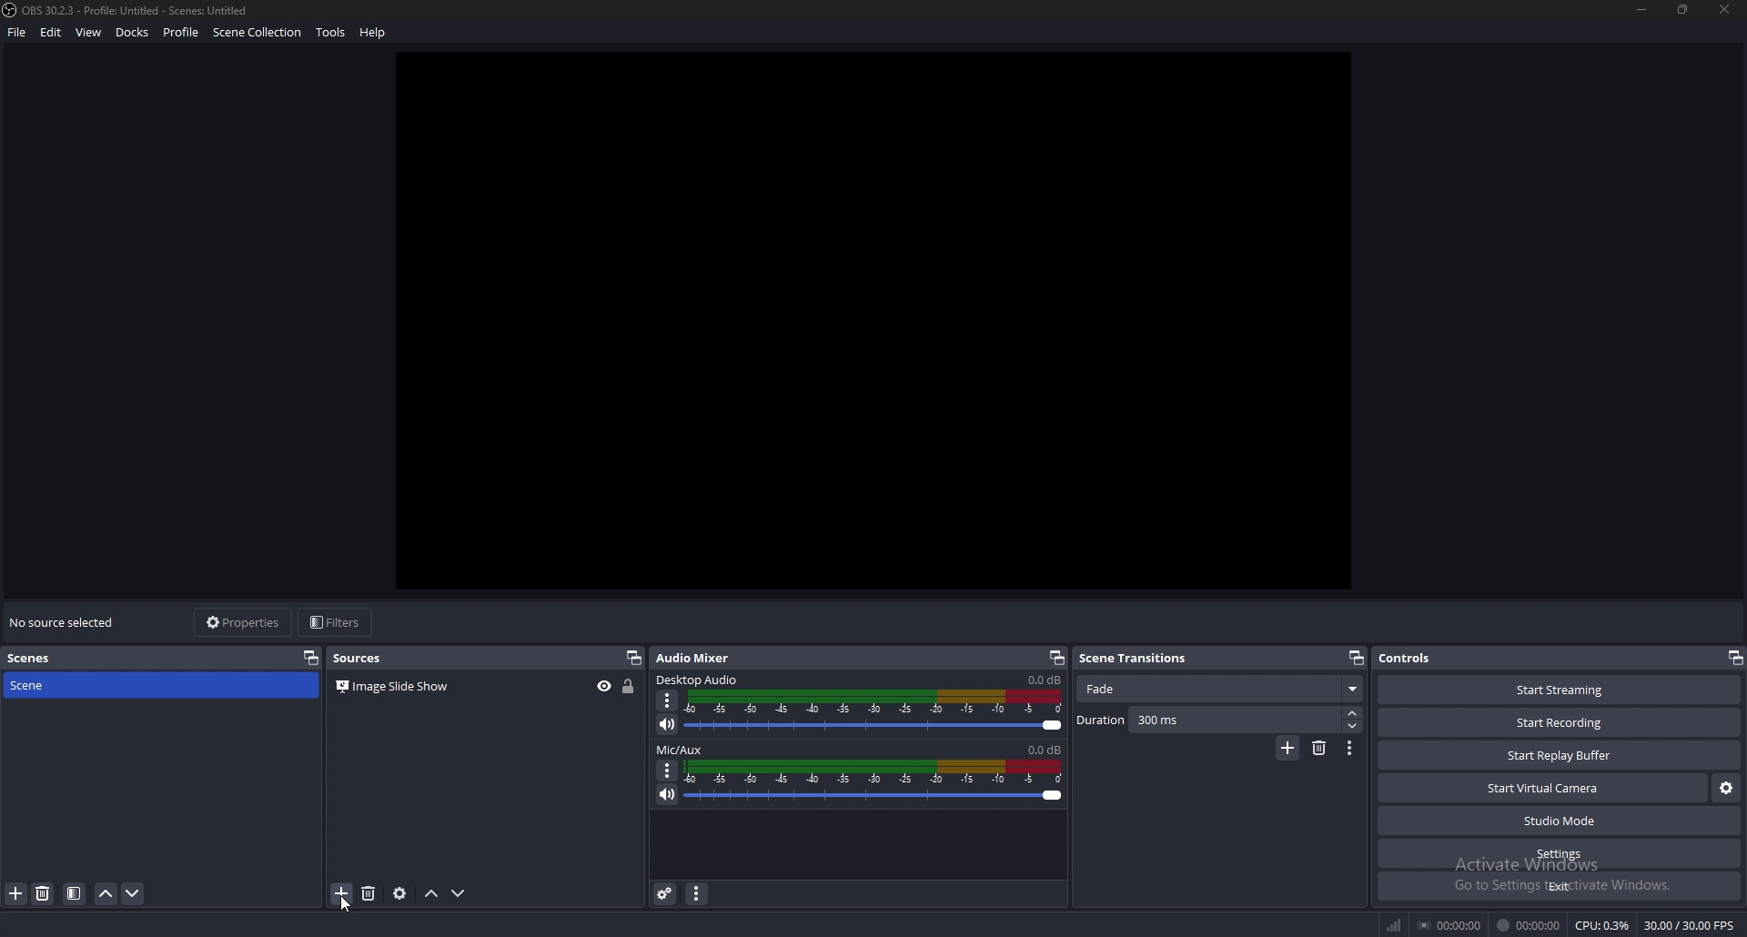 Image resolution: width=1747 pixels, height=937 pixels. Describe the element at coordinates (15, 894) in the screenshot. I see `add source` at that location.